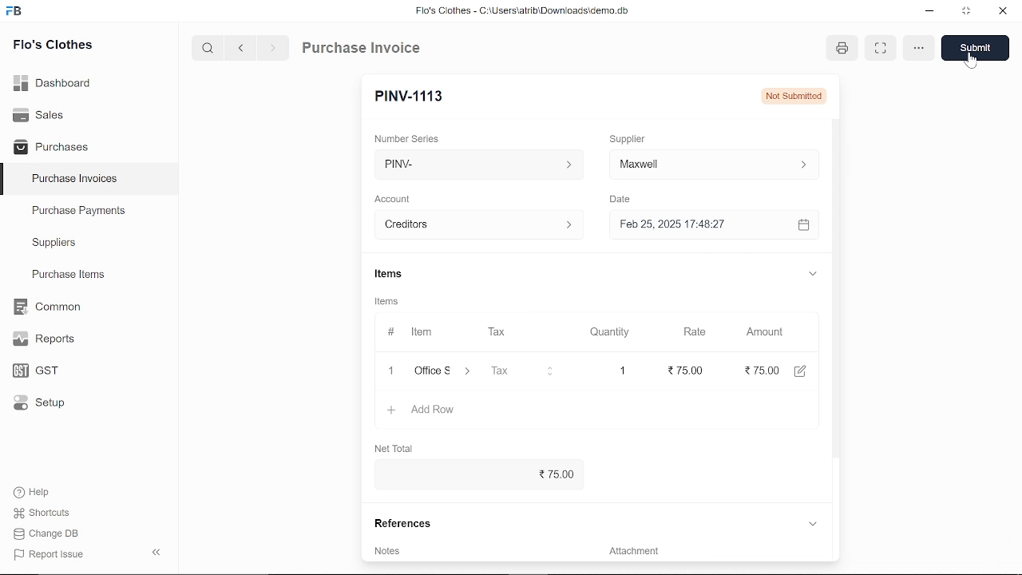  What do you see at coordinates (388, 371) in the screenshot?
I see `close` at bounding box center [388, 371].